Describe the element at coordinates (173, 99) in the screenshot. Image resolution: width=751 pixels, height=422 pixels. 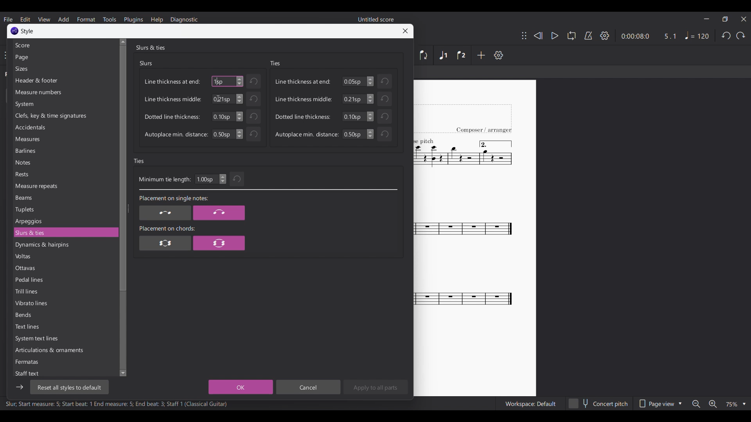
I see `Line thickness middle` at that location.